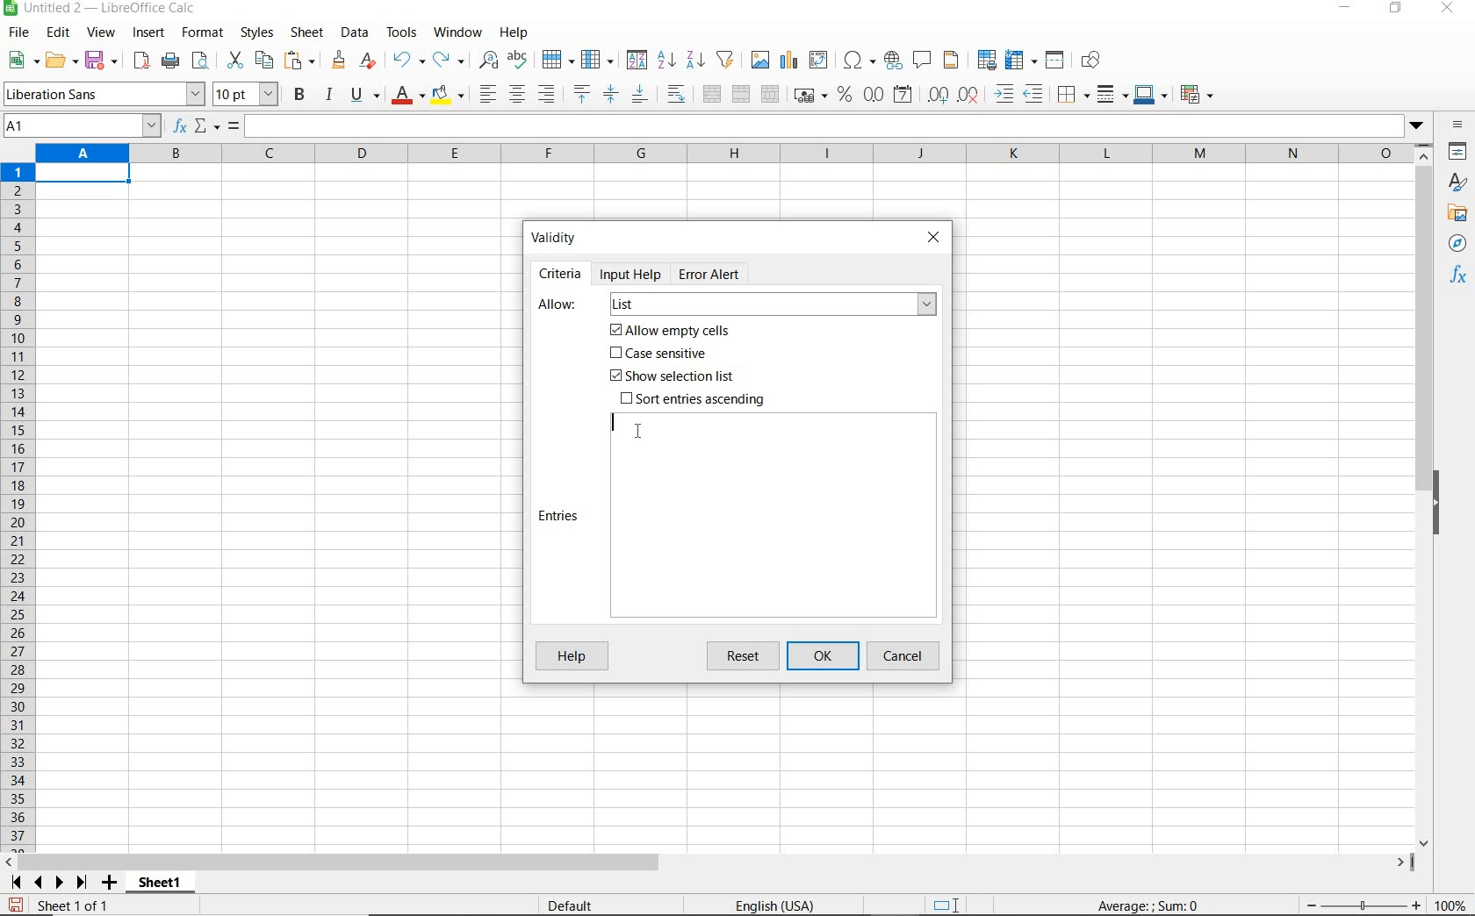  What do you see at coordinates (1150, 94) in the screenshot?
I see `border color` at bounding box center [1150, 94].